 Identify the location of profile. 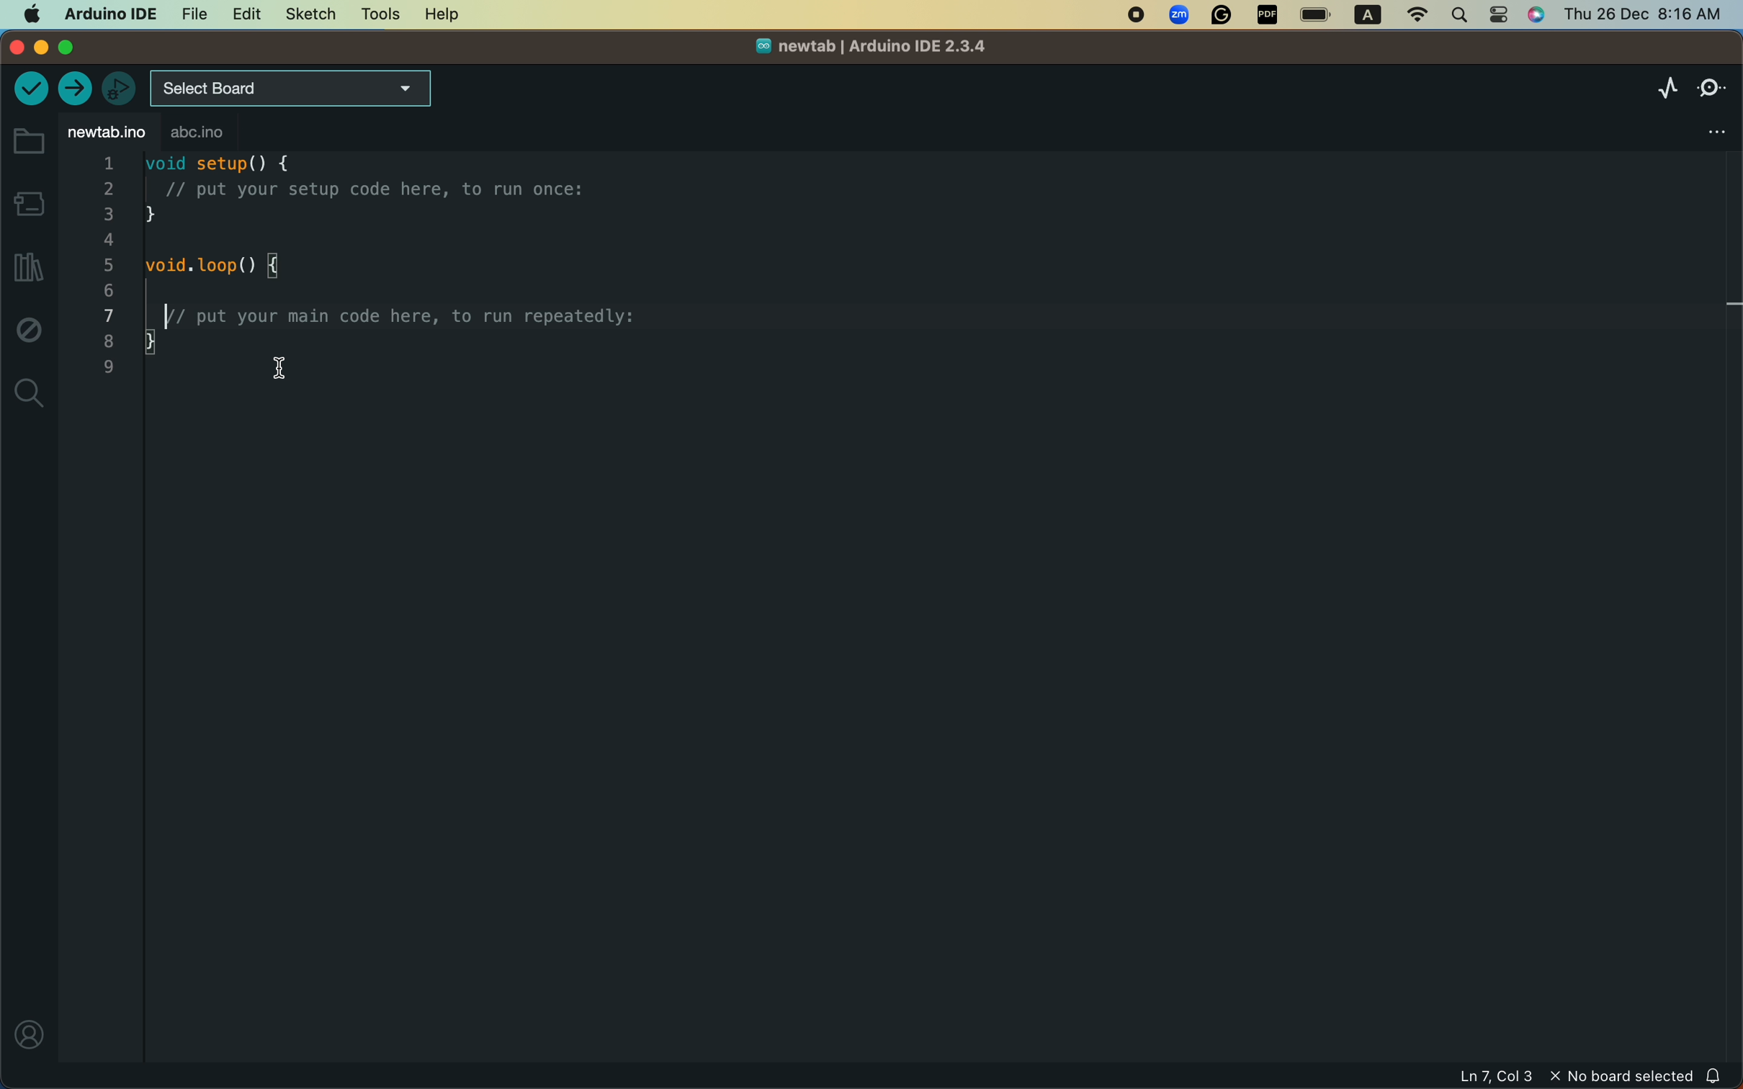
(27, 1034).